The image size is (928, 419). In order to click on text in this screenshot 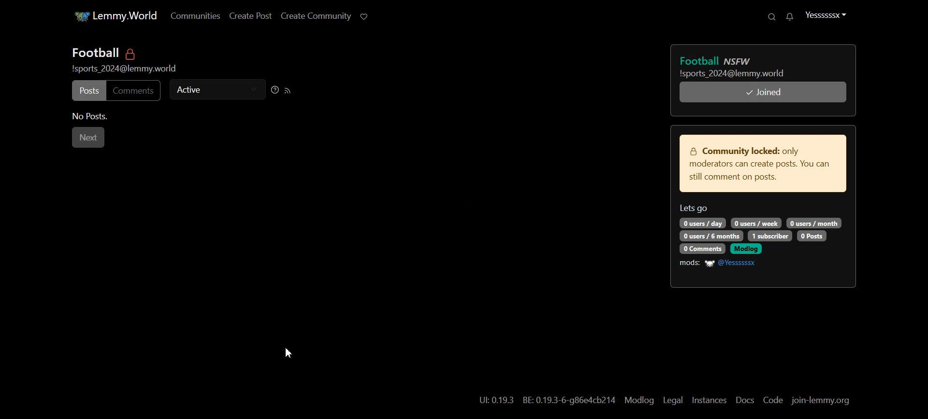, I will do `click(125, 68)`.